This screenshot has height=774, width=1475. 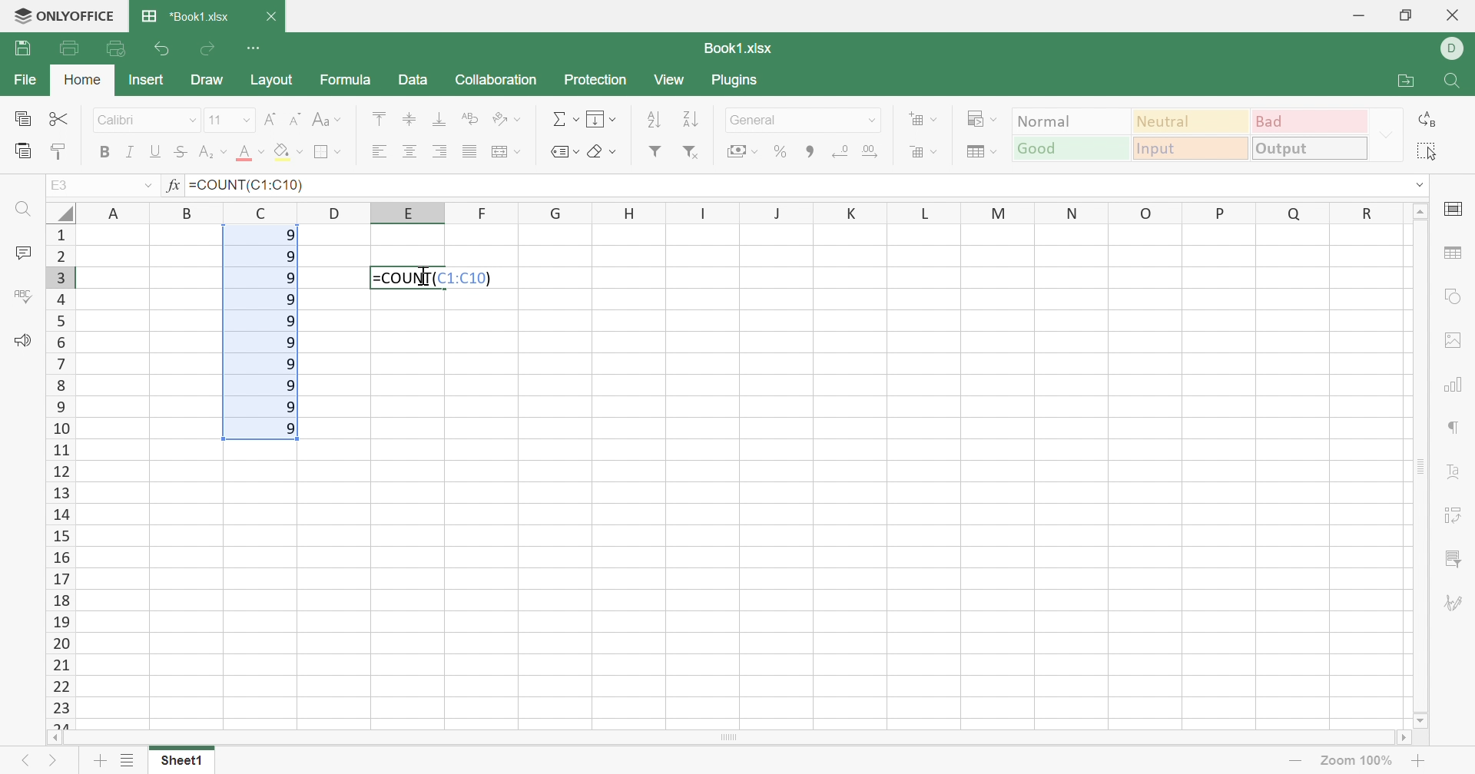 I want to click on Copy Style, so click(x=59, y=151).